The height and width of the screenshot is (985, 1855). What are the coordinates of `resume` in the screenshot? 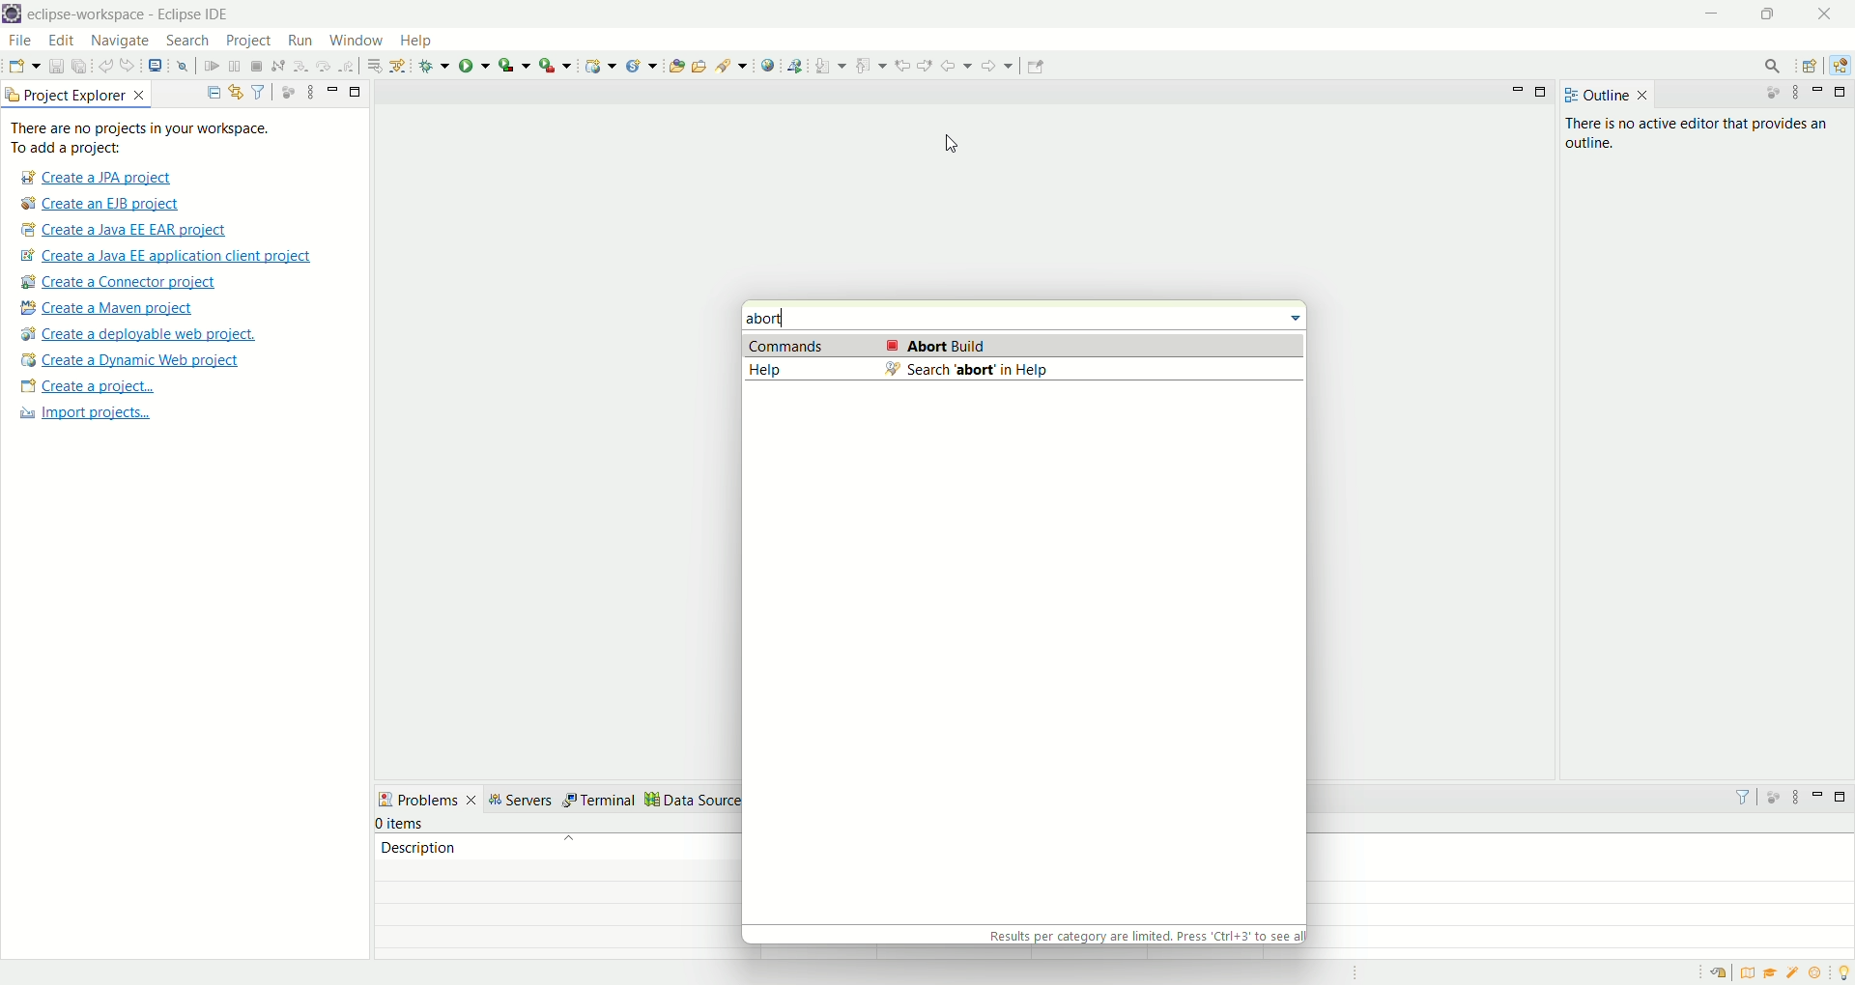 It's located at (208, 67).